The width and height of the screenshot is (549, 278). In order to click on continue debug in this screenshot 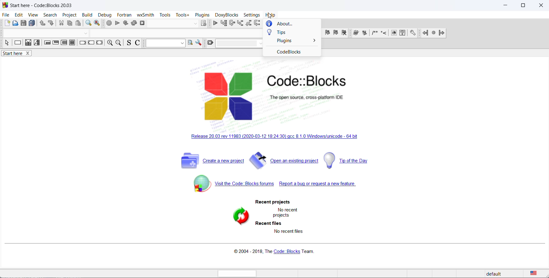, I will do `click(215, 24)`.